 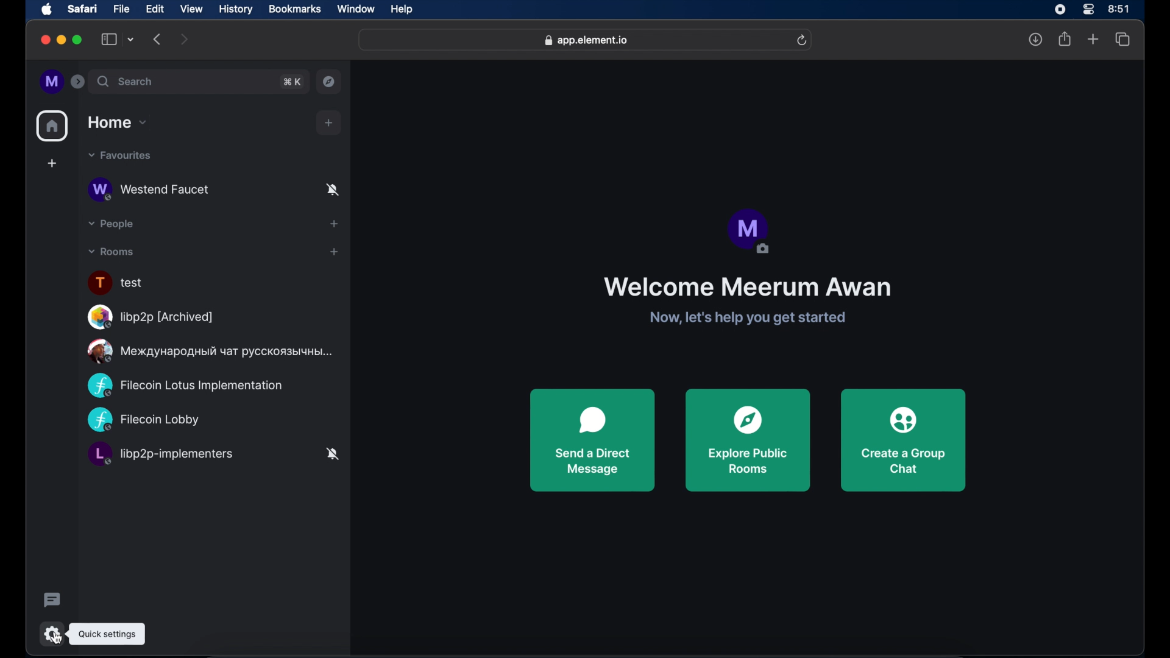 I want to click on expand, so click(x=77, y=82).